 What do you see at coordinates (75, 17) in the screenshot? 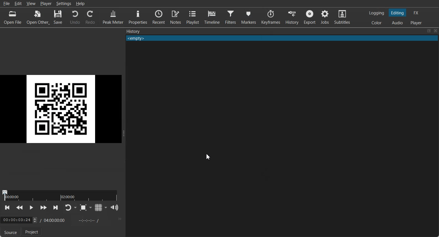
I see `Undo` at bounding box center [75, 17].